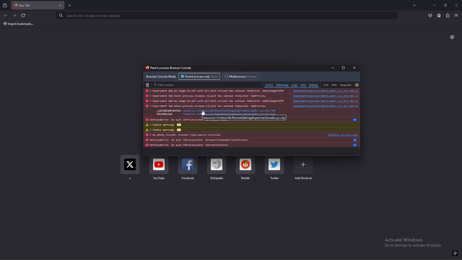  I want to click on customize, so click(452, 37).